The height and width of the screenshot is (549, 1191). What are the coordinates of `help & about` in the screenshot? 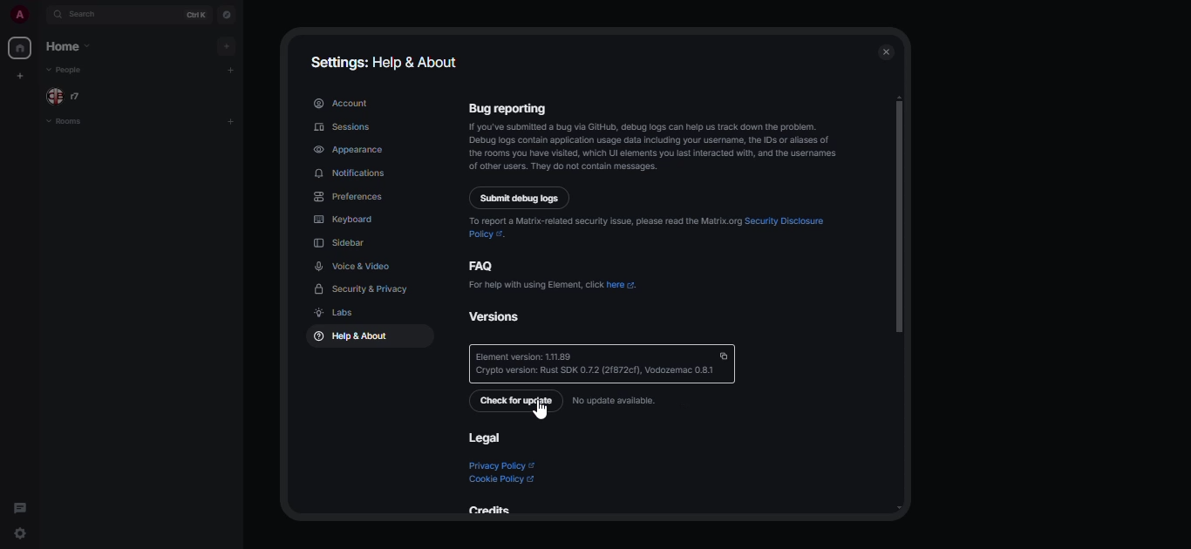 It's located at (348, 337).